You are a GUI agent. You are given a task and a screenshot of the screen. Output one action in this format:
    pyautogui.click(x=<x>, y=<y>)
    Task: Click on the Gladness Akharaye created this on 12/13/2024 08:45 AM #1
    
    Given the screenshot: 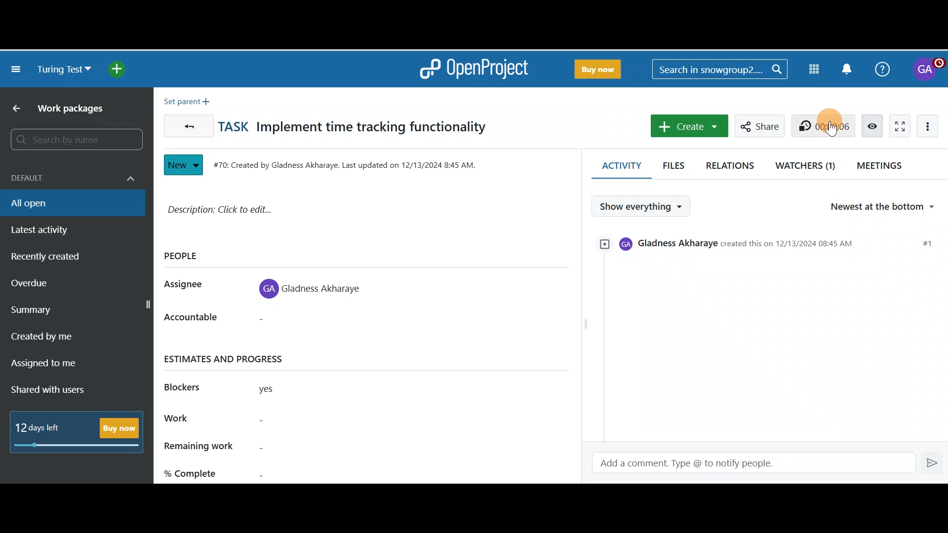 What is the action you would take?
    pyautogui.click(x=768, y=247)
    